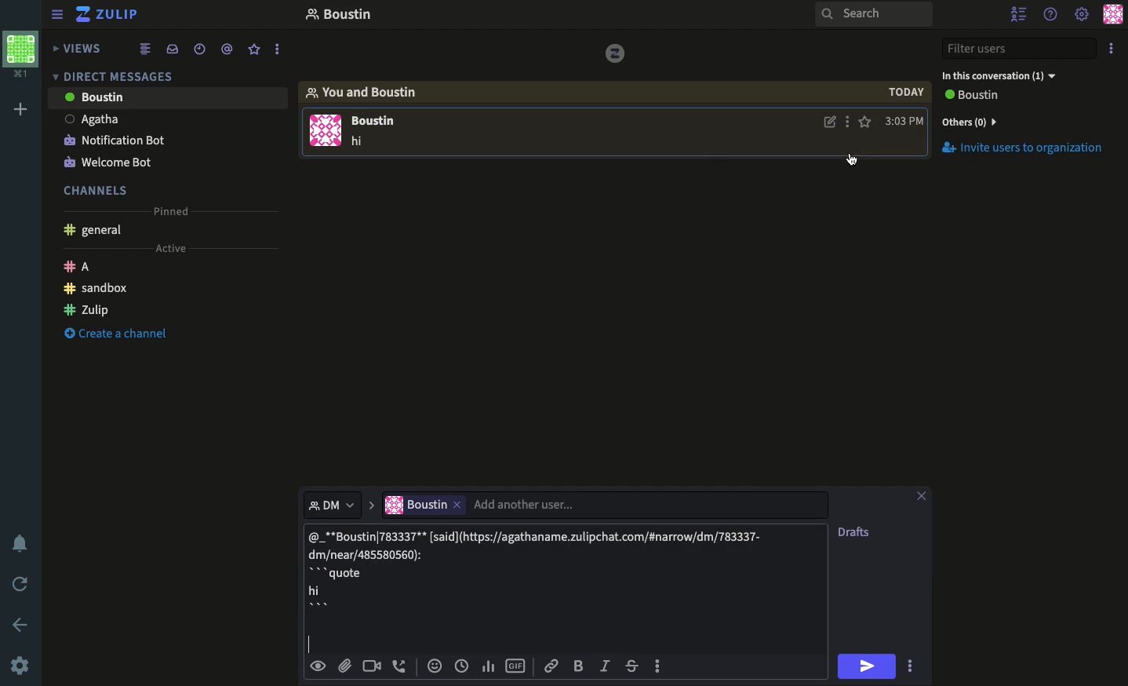 The height and width of the screenshot is (686, 1128). I want to click on Send, so click(869, 666).